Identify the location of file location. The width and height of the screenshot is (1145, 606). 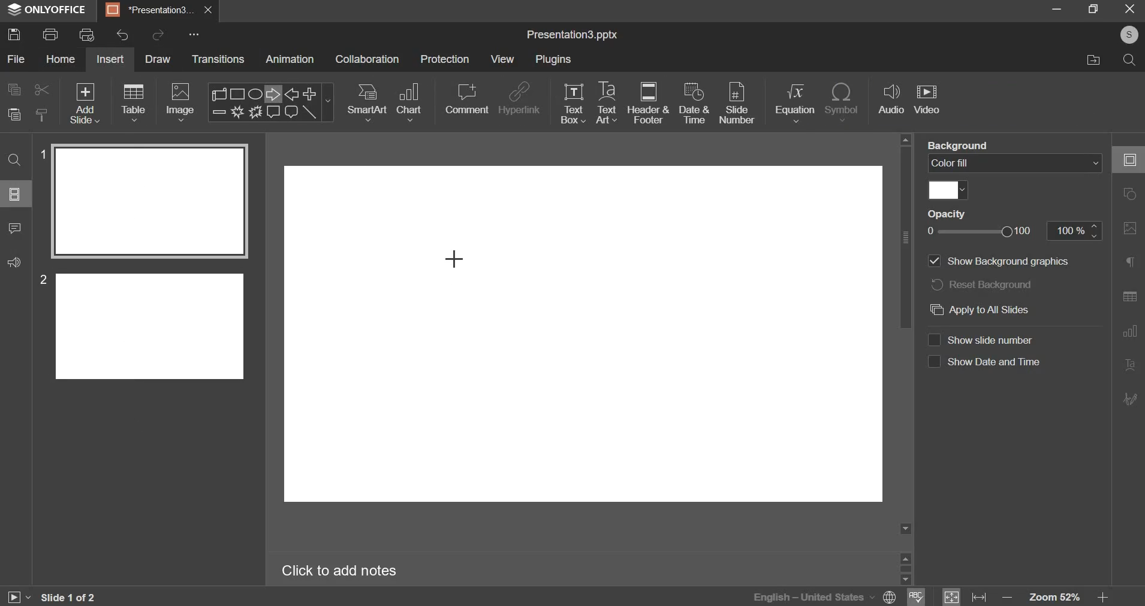
(1092, 60).